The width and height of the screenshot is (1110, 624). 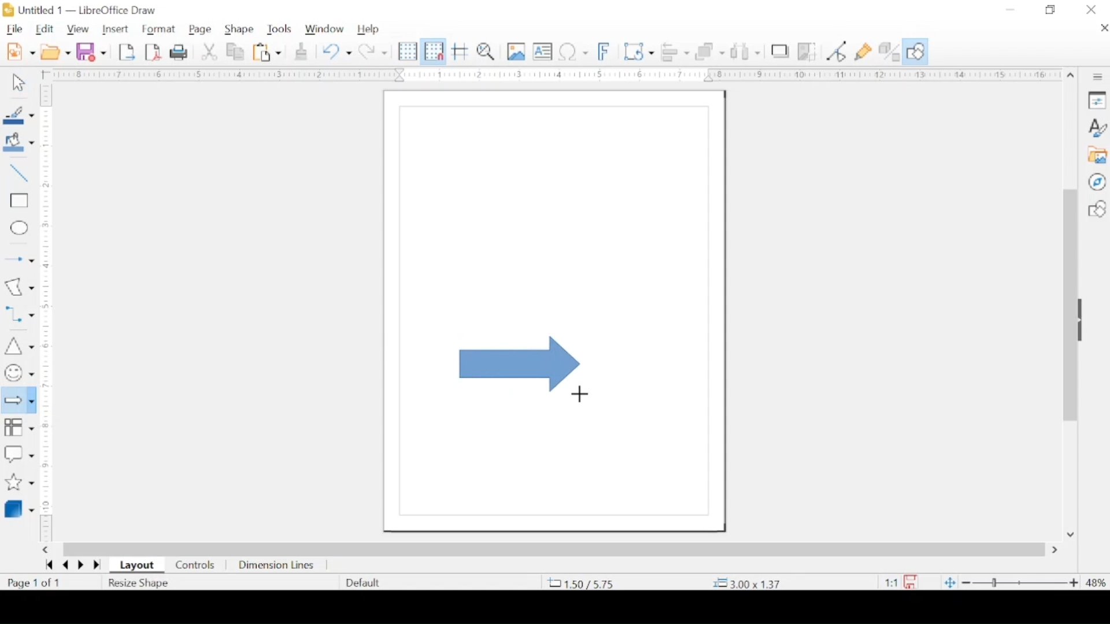 What do you see at coordinates (19, 483) in the screenshot?
I see `stars and banners` at bounding box center [19, 483].